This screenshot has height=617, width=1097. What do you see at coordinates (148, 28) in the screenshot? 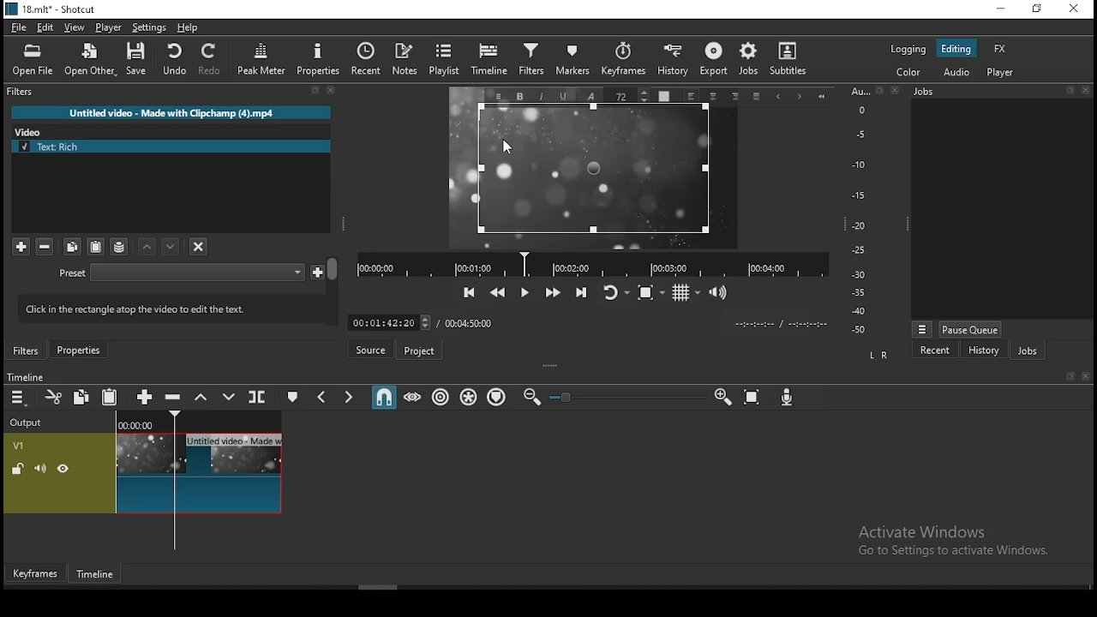
I see `settings` at bounding box center [148, 28].